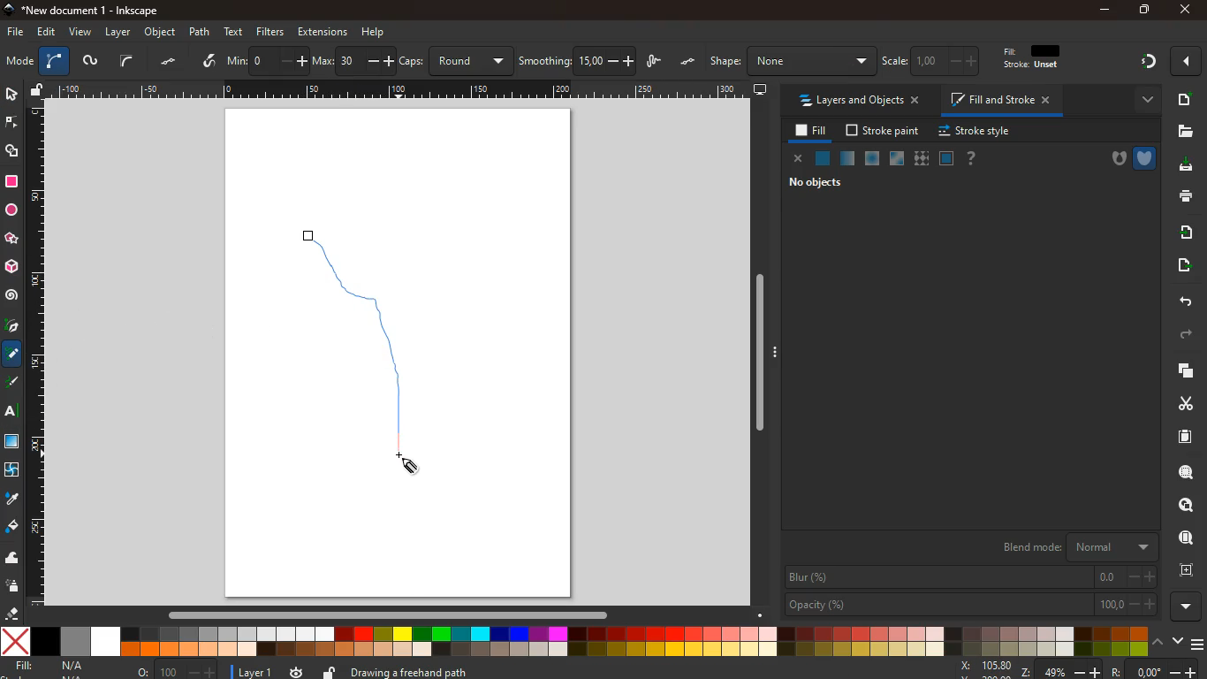  What do you see at coordinates (762, 353) in the screenshot?
I see `Vertical slider` at bounding box center [762, 353].